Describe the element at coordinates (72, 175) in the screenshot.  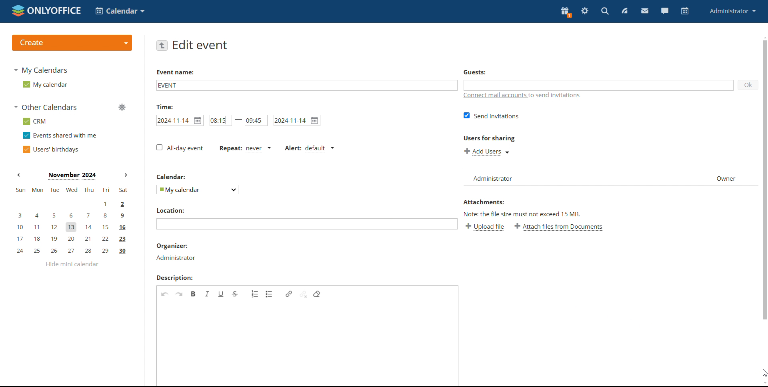
I see `current month` at that location.